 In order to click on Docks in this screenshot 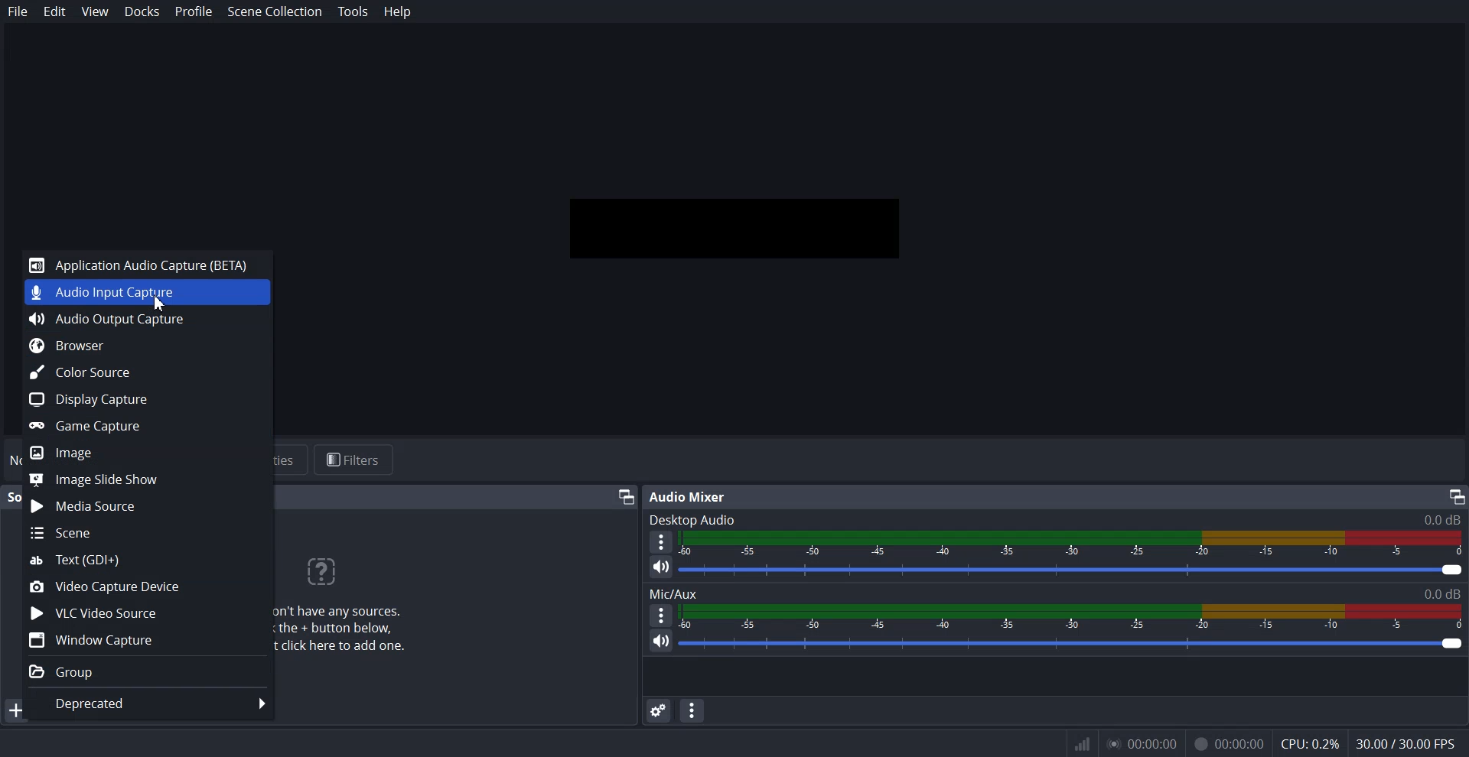, I will do `click(142, 12)`.